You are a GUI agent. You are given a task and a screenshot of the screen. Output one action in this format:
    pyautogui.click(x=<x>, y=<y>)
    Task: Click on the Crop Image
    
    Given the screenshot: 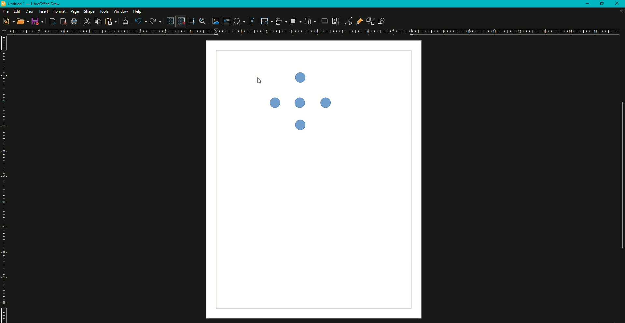 What is the action you would take?
    pyautogui.click(x=336, y=21)
    